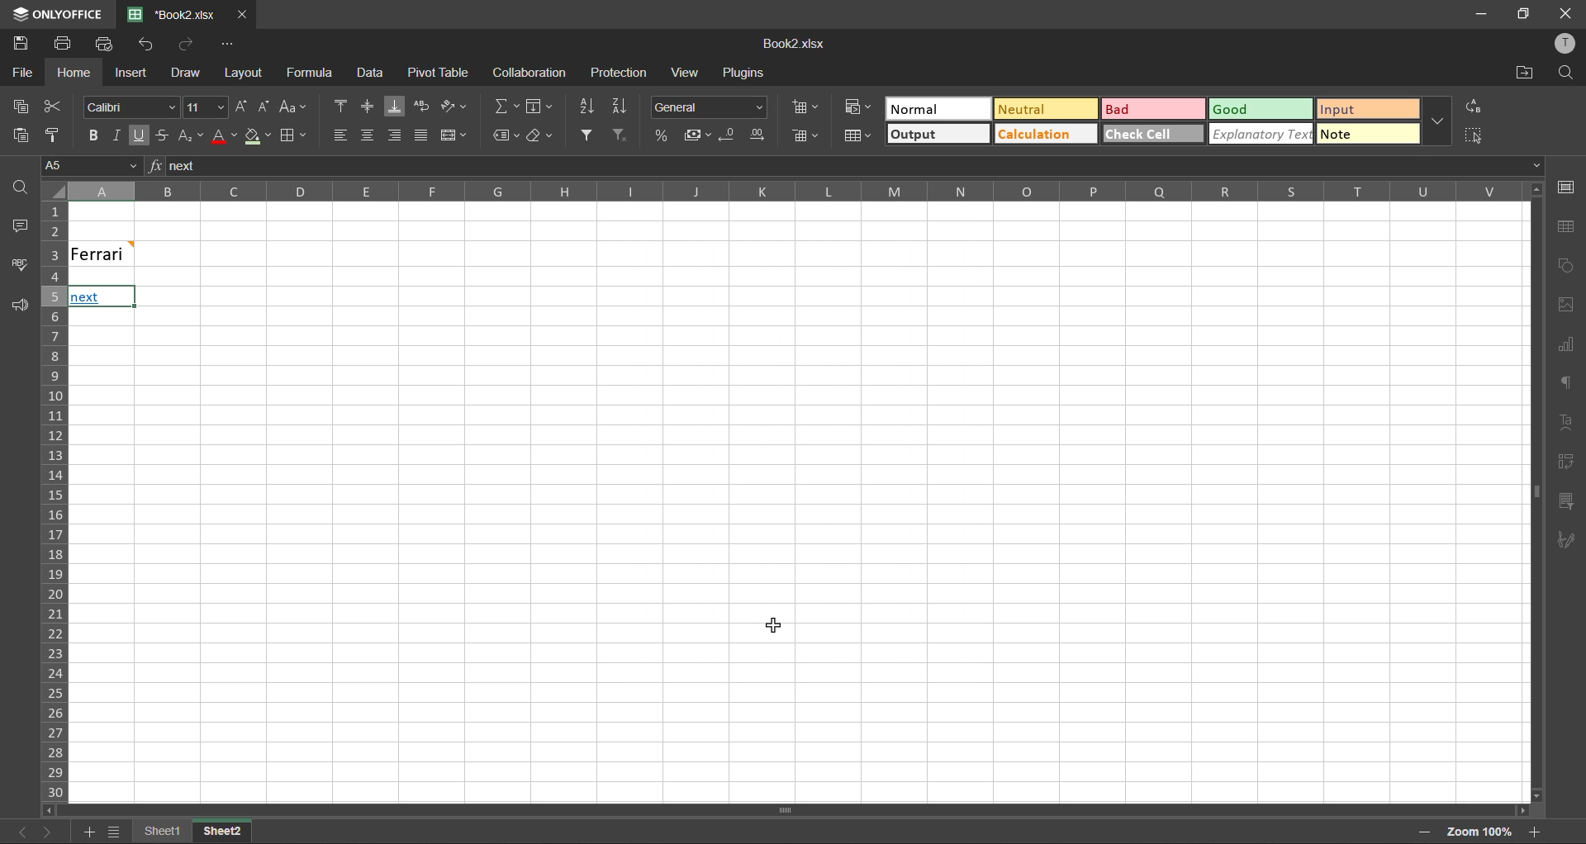 Image resolution: width=1586 pixels, height=844 pixels. I want to click on filter, so click(589, 134).